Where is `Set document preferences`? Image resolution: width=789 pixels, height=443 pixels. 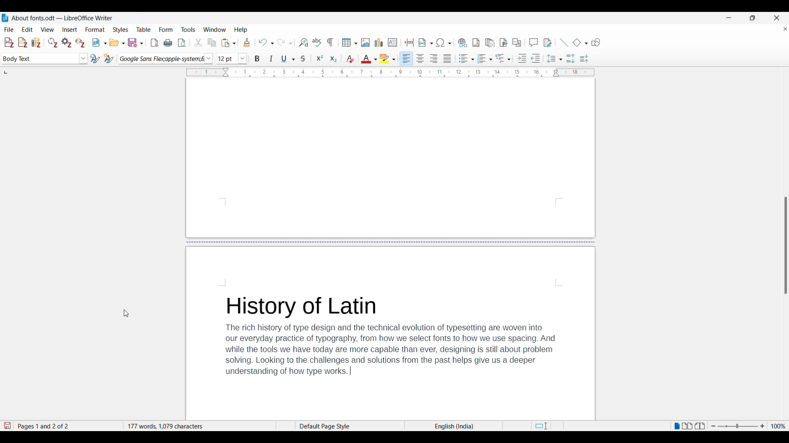
Set document preferences is located at coordinates (67, 43).